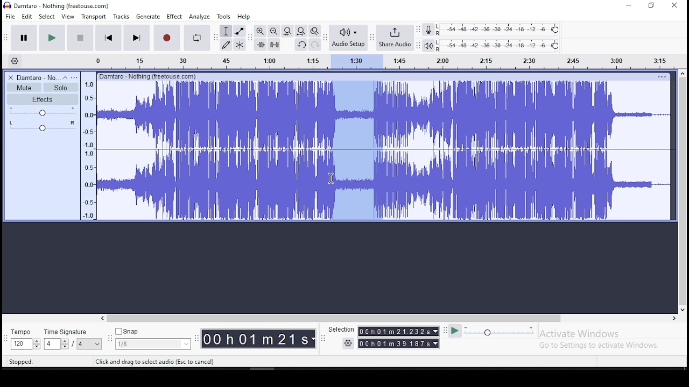 The height and width of the screenshot is (387, 689). What do you see at coordinates (500, 331) in the screenshot?
I see `playback speed` at bounding box center [500, 331].